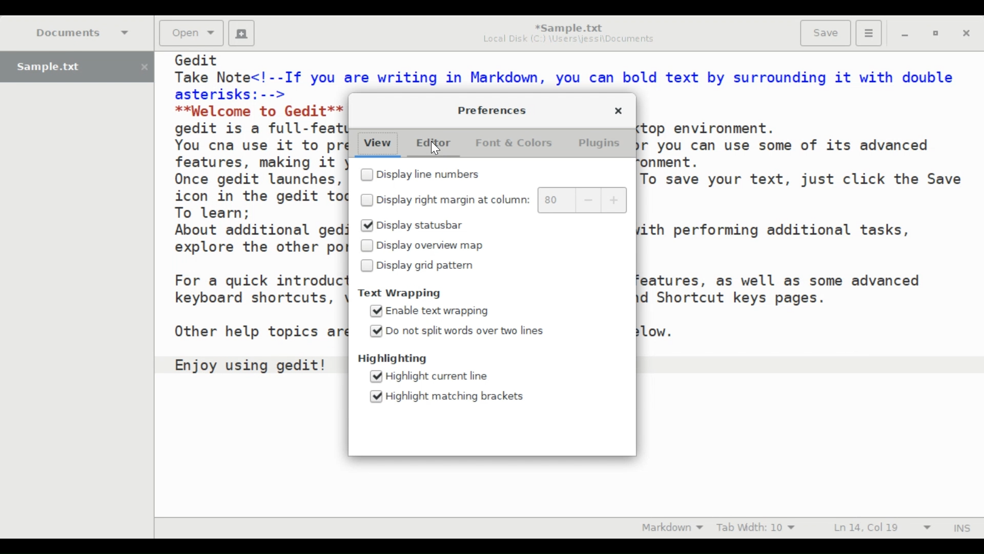 The image size is (984, 554). I want to click on (un)select line numbers, so click(428, 175).